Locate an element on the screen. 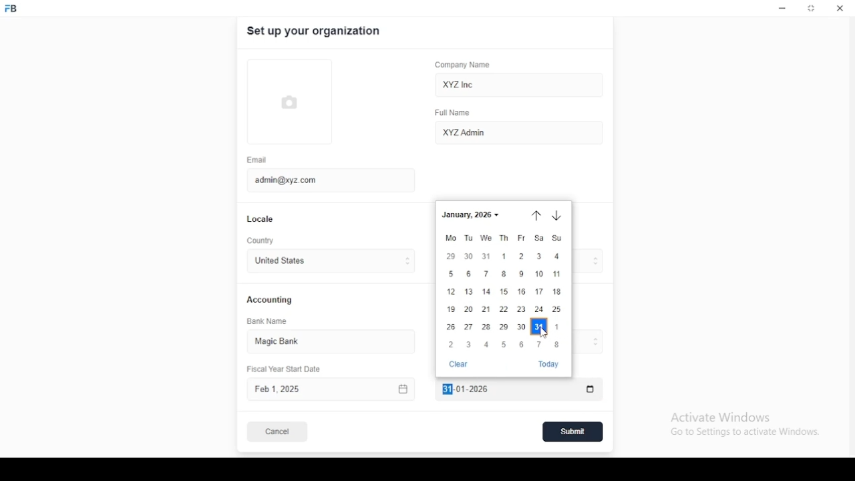 Image resolution: width=855 pixels, height=481 pixels. 14 is located at coordinates (488, 293).